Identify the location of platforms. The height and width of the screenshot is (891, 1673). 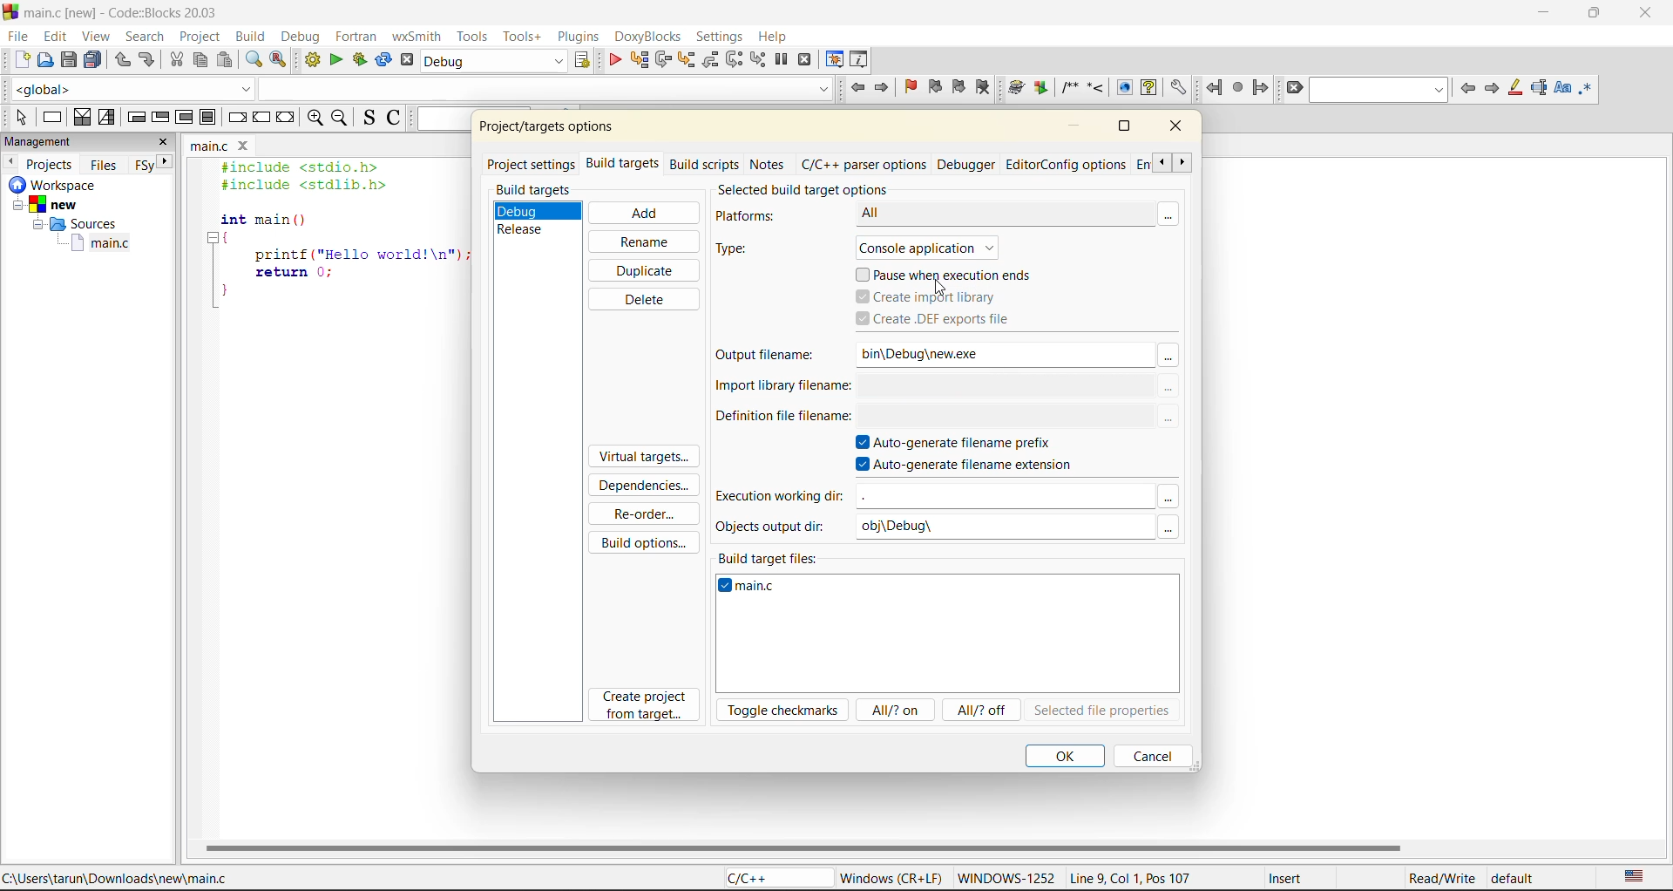
(755, 217).